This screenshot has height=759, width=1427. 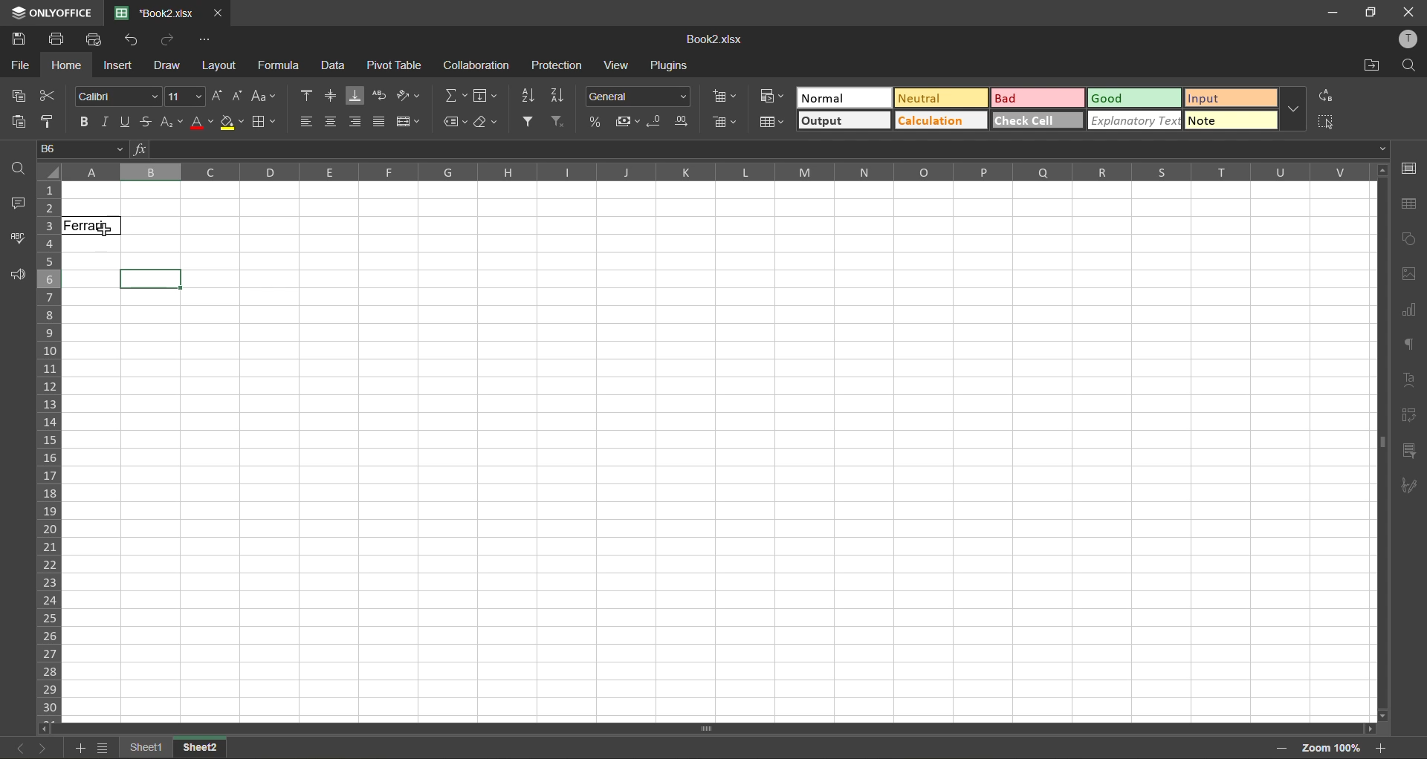 I want to click on save, so click(x=19, y=37).